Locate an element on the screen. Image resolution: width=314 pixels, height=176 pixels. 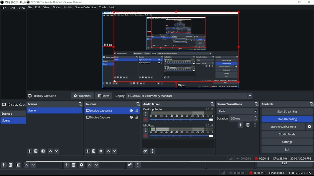
Start Virtual Camera is located at coordinates (283, 126).